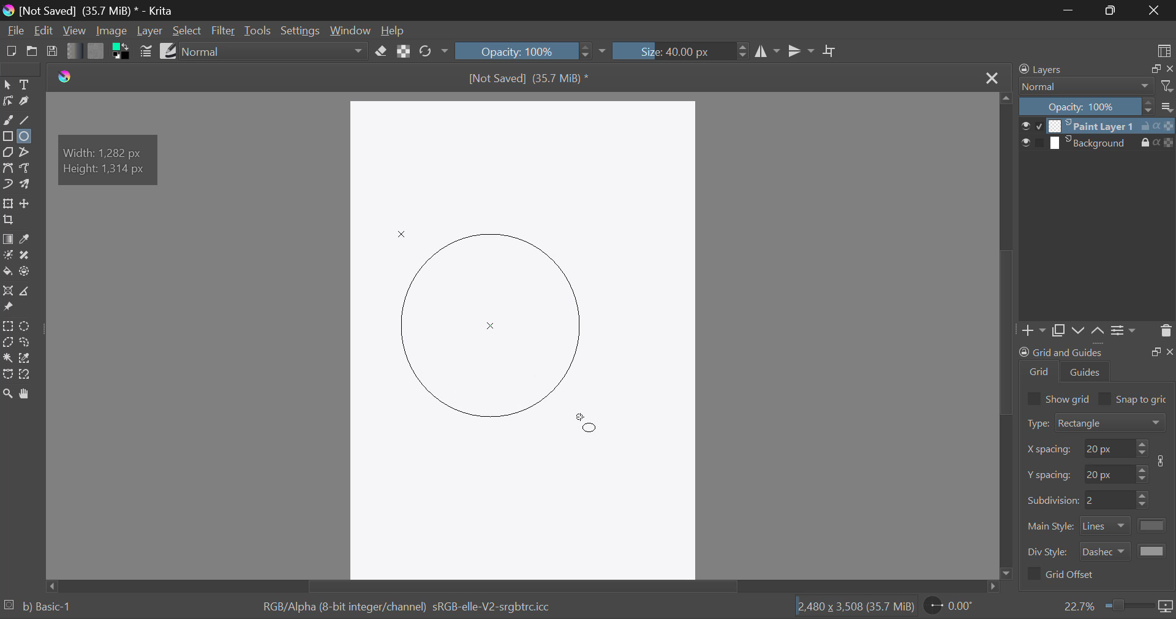 This screenshot has height=619, width=1176. Describe the element at coordinates (768, 51) in the screenshot. I see `Vertical Mirror Flip` at that location.